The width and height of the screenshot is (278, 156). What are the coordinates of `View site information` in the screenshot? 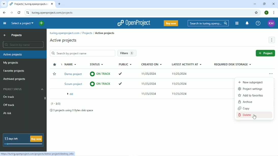 It's located at (27, 12).